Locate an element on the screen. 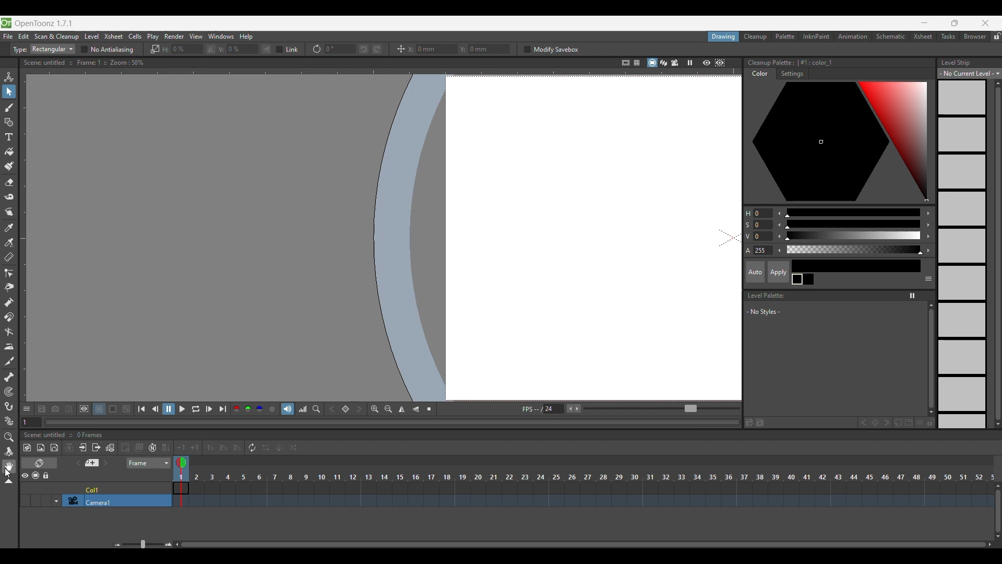 This screenshot has height=564, width=1002. Lock palette inputs is located at coordinates (931, 422).